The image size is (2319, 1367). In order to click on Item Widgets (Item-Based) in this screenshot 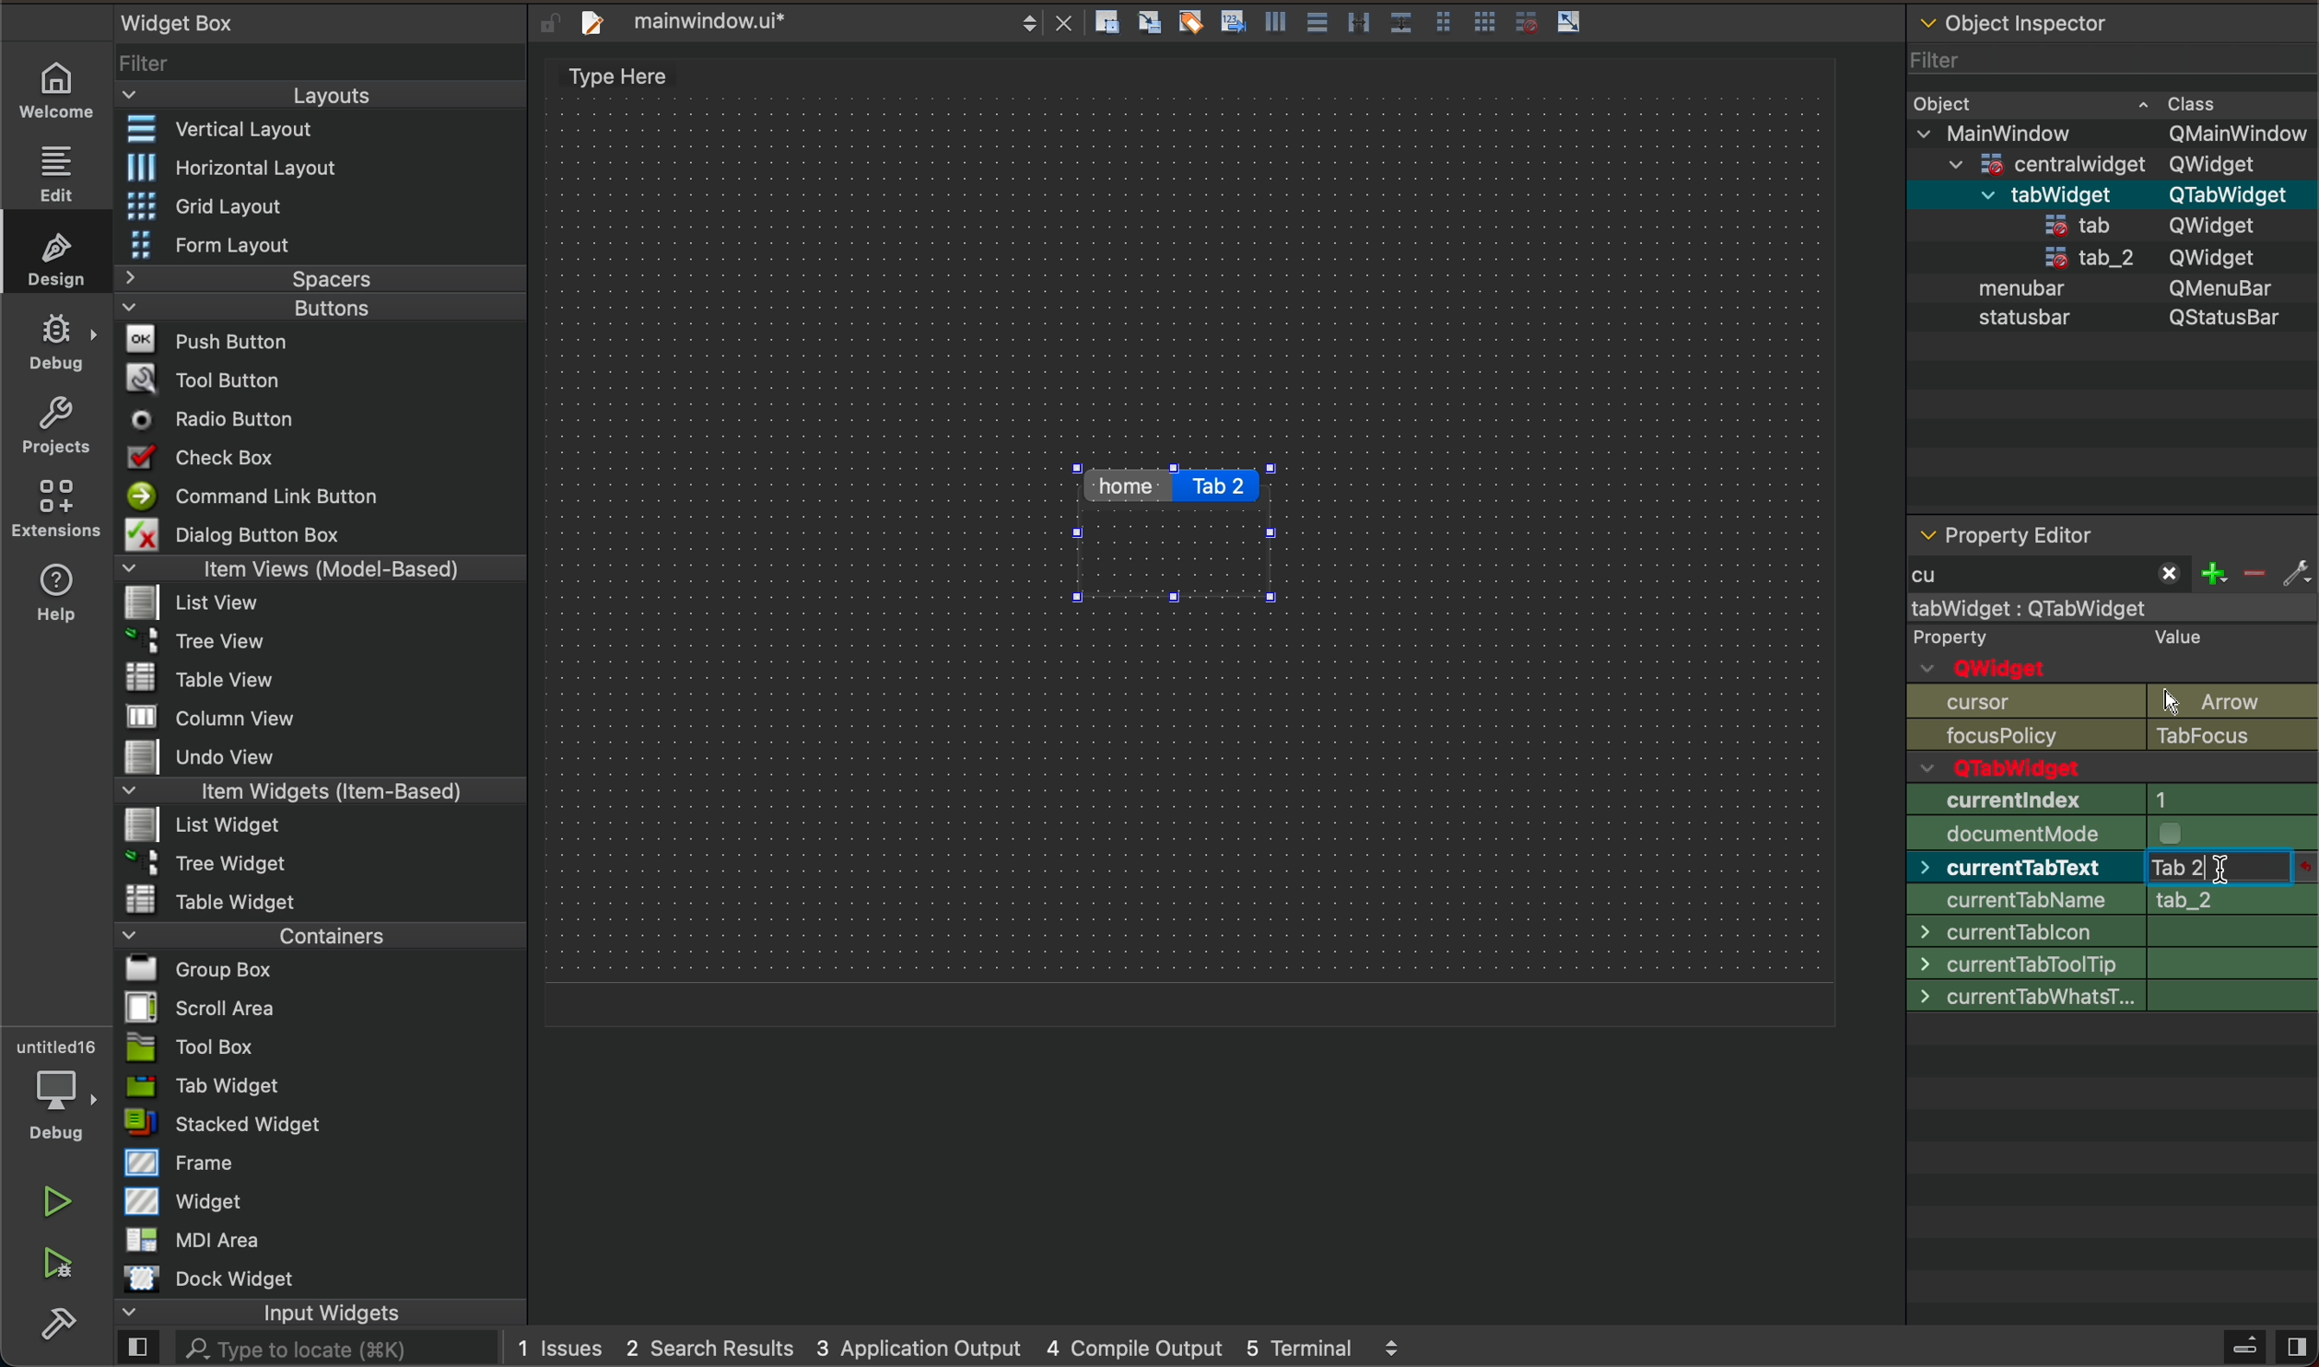, I will do `click(322, 791)`.